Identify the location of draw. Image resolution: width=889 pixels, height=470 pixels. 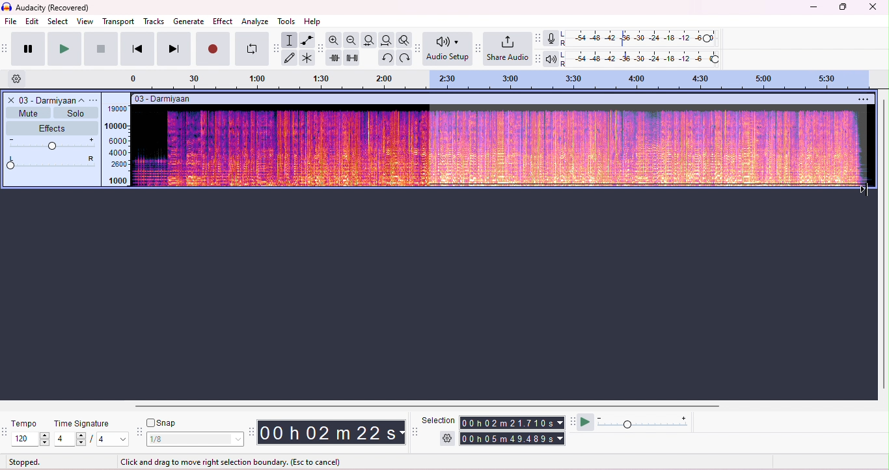
(291, 58).